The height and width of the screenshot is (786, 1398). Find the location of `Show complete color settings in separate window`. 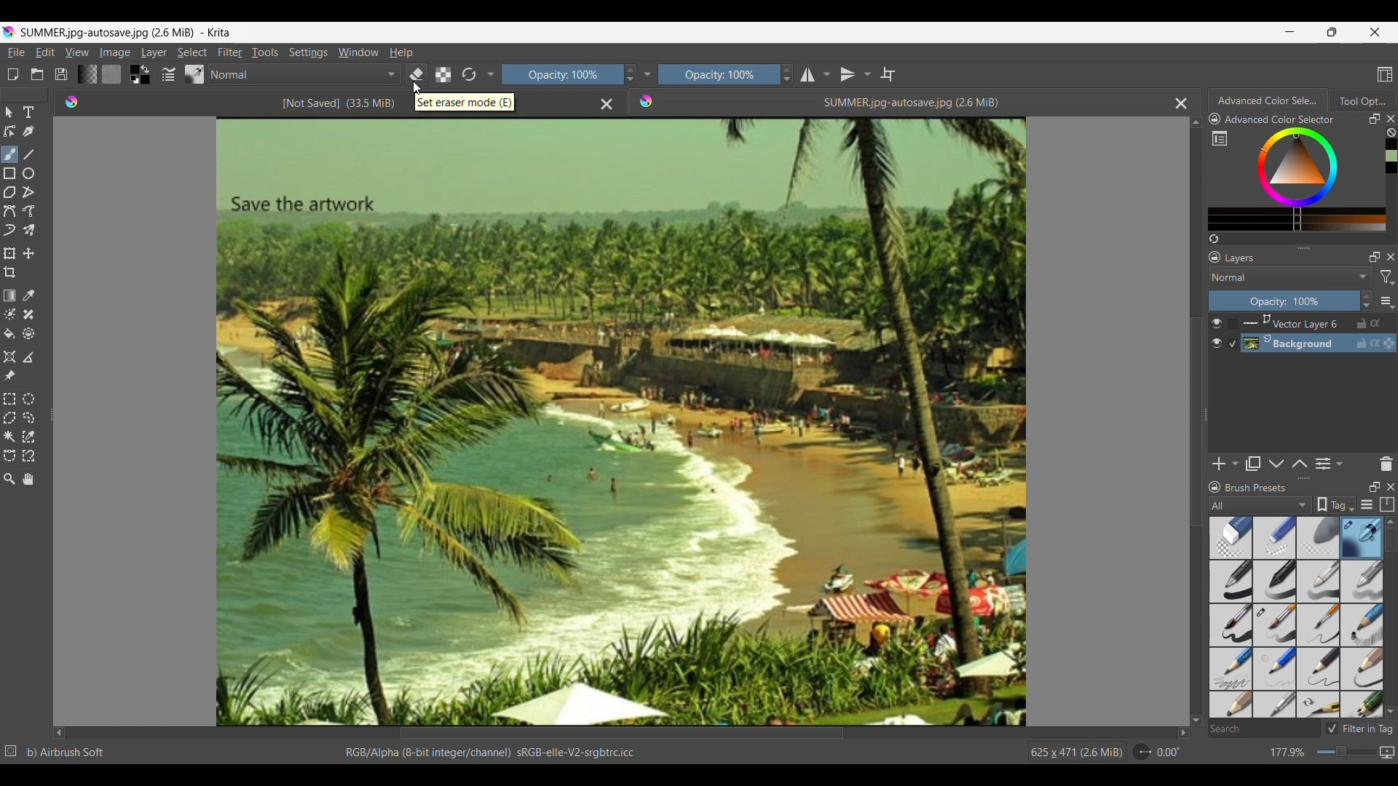

Show complete color settings in separate window is located at coordinates (1220, 138).